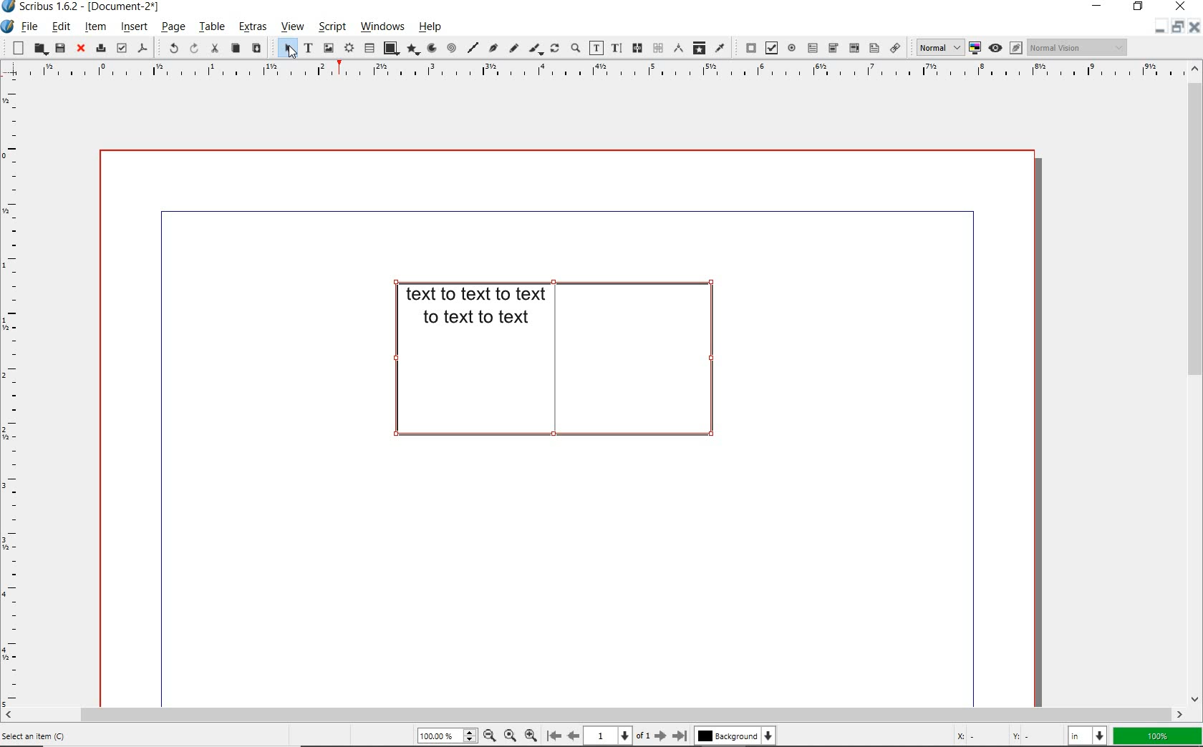 The height and width of the screenshot is (747, 1203). Describe the element at coordinates (852, 47) in the screenshot. I see `pdf combo box` at that location.